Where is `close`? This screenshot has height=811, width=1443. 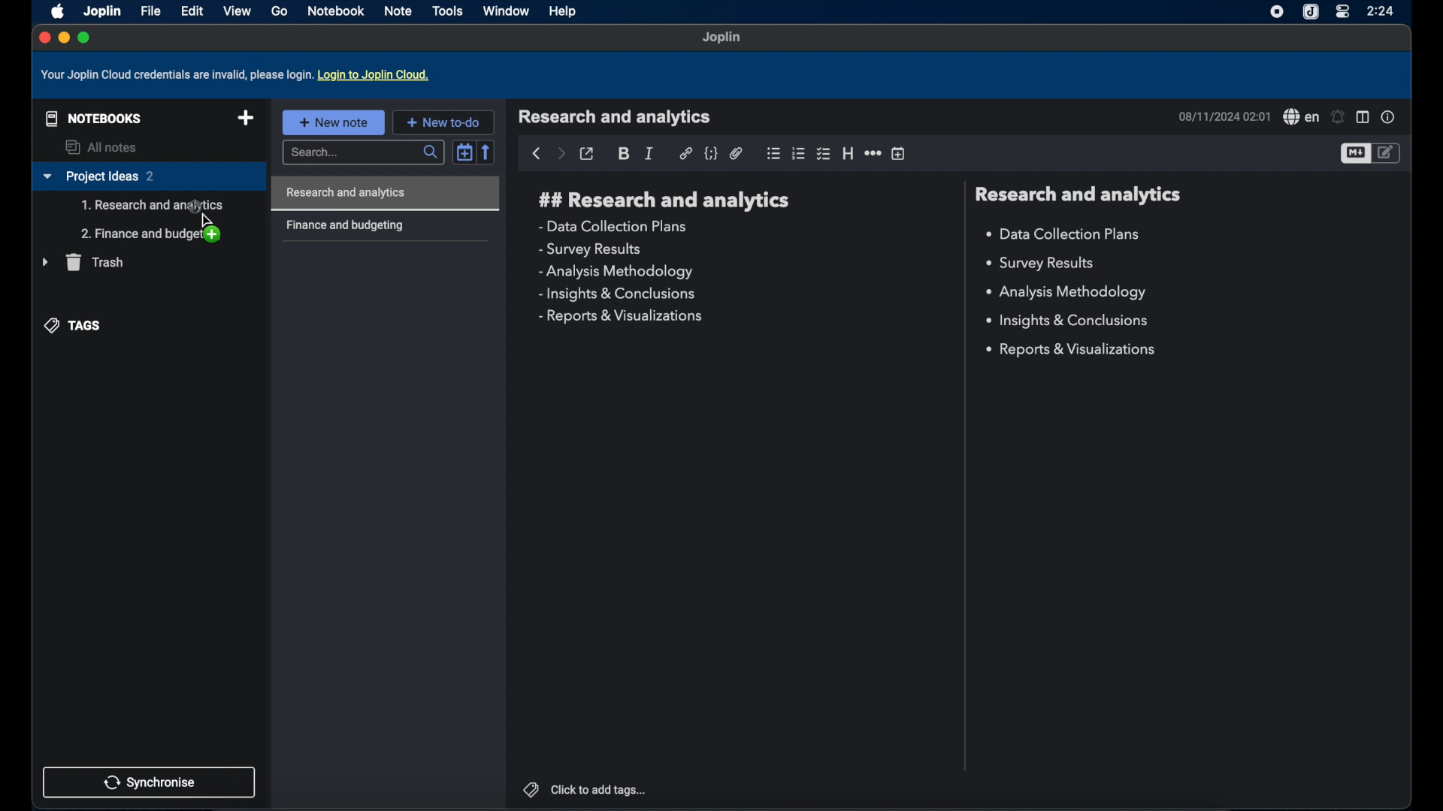 close is located at coordinates (43, 37).